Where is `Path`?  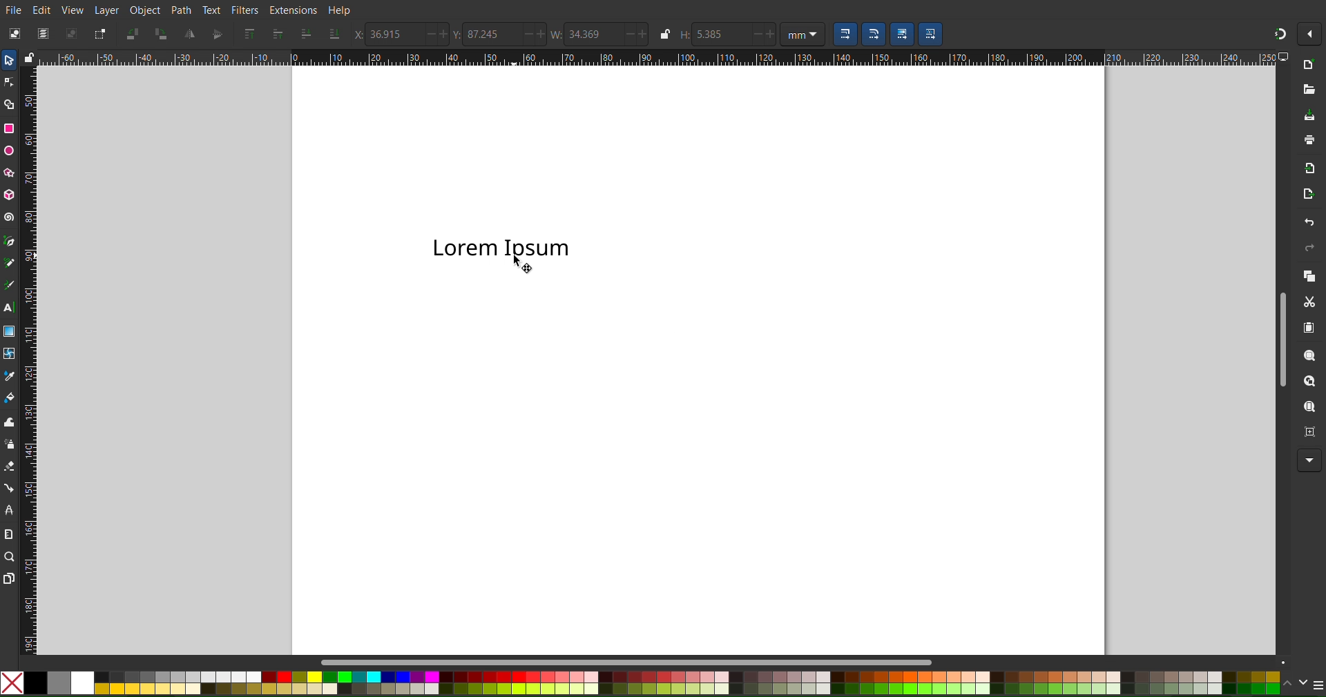
Path is located at coordinates (182, 10).